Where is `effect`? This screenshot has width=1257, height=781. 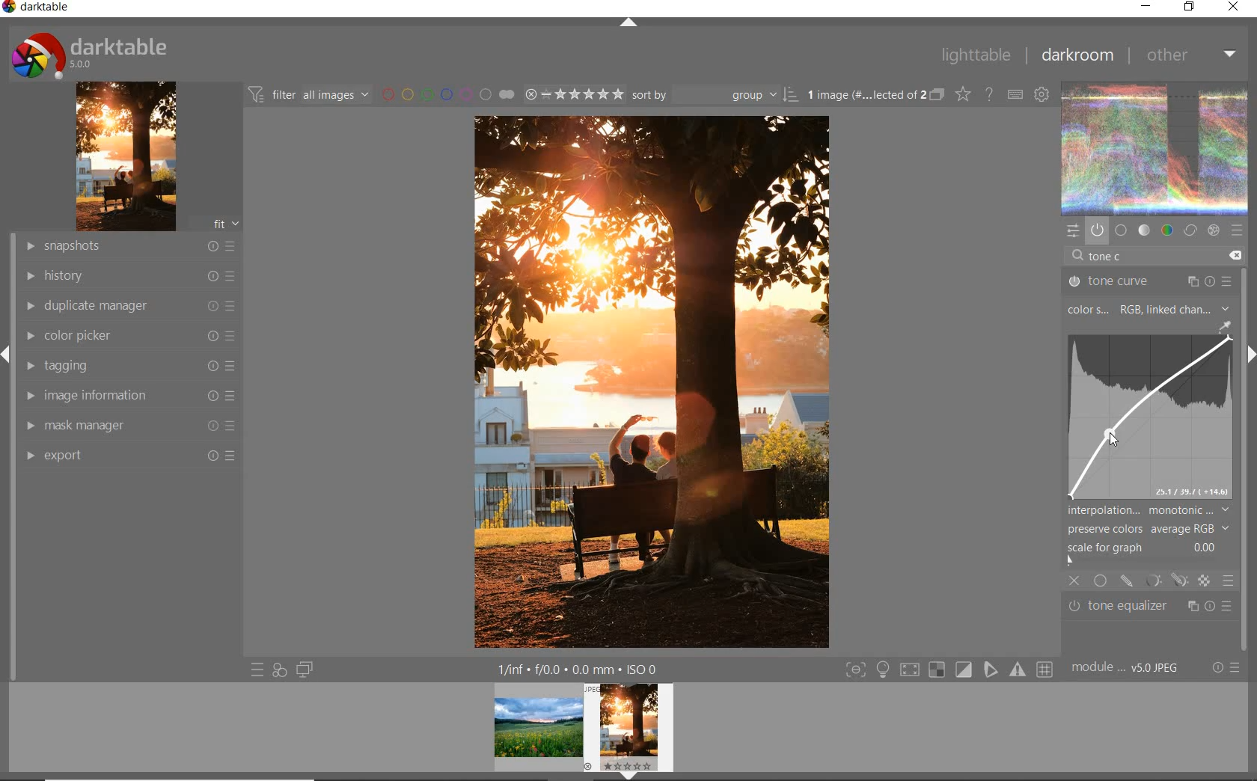
effect is located at coordinates (1213, 230).